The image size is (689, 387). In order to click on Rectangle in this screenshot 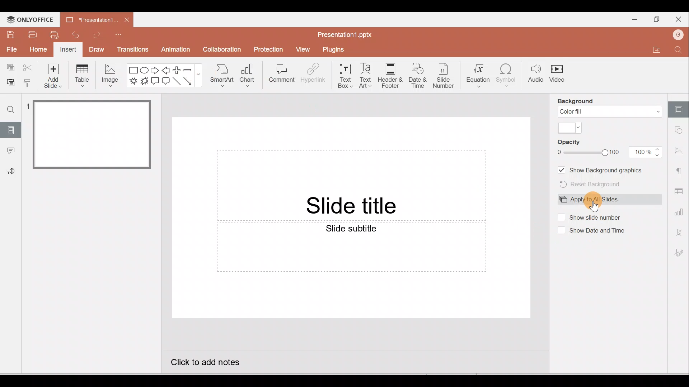, I will do `click(133, 70)`.